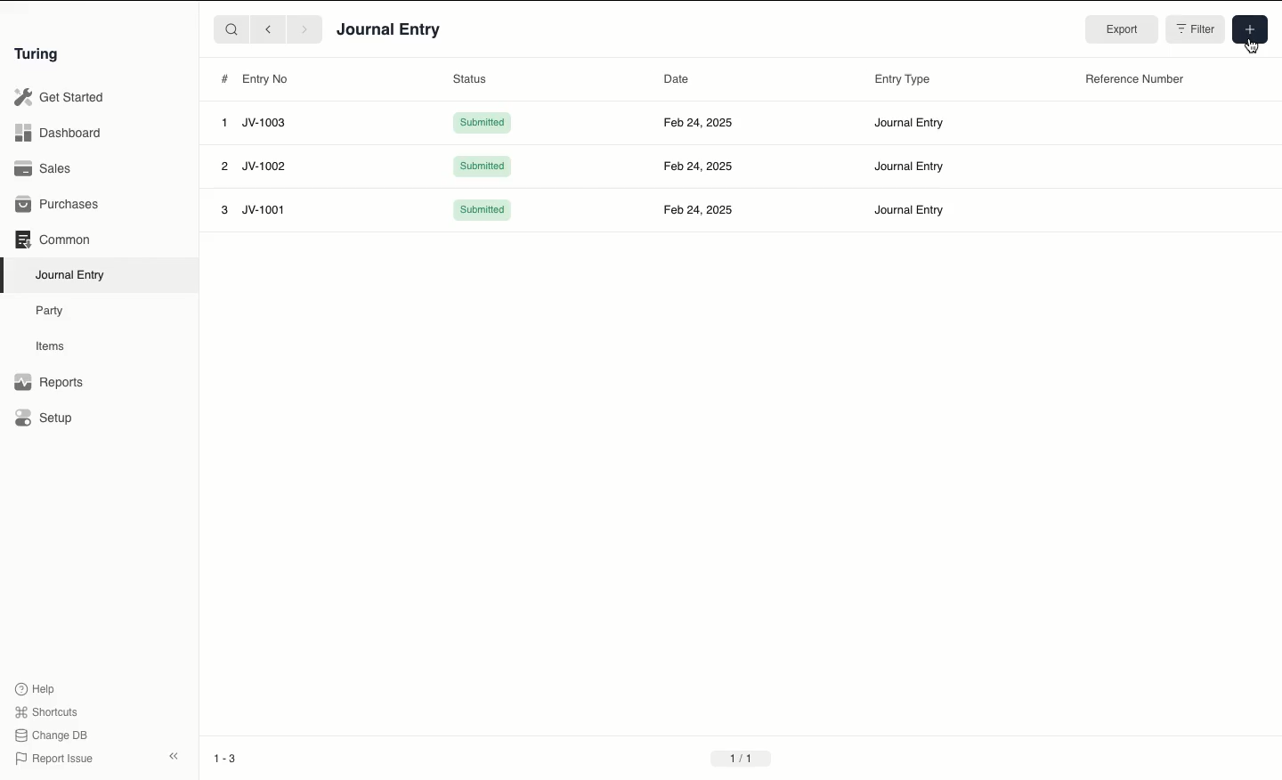  Describe the element at coordinates (697, 122) in the screenshot. I see `Feb 24, 2025` at that location.